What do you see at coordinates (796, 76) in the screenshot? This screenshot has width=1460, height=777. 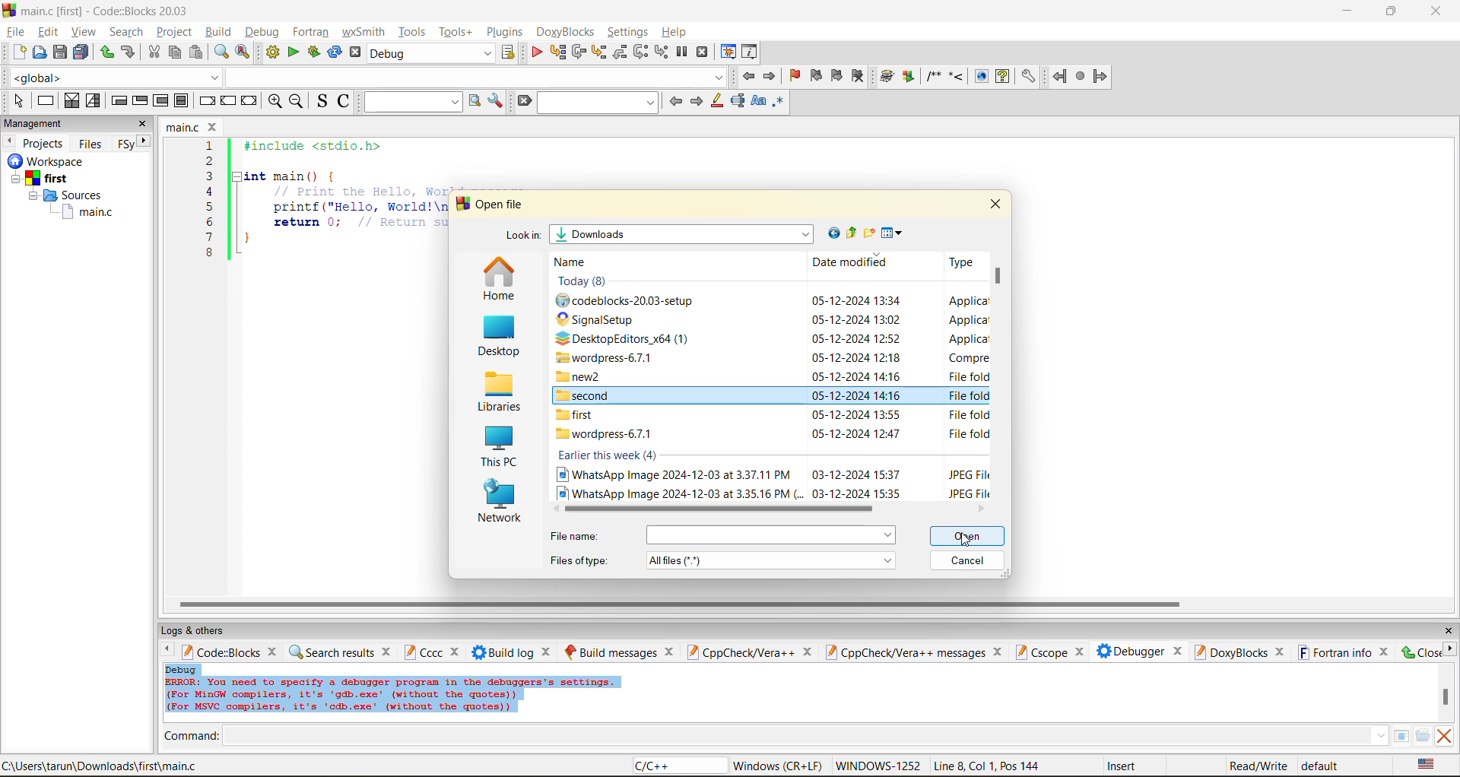 I see `toggle bookmark` at bounding box center [796, 76].